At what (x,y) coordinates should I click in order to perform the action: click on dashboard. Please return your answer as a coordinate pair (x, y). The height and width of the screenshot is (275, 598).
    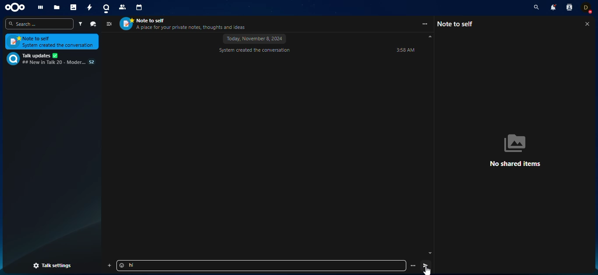
    Looking at the image, I should click on (41, 7).